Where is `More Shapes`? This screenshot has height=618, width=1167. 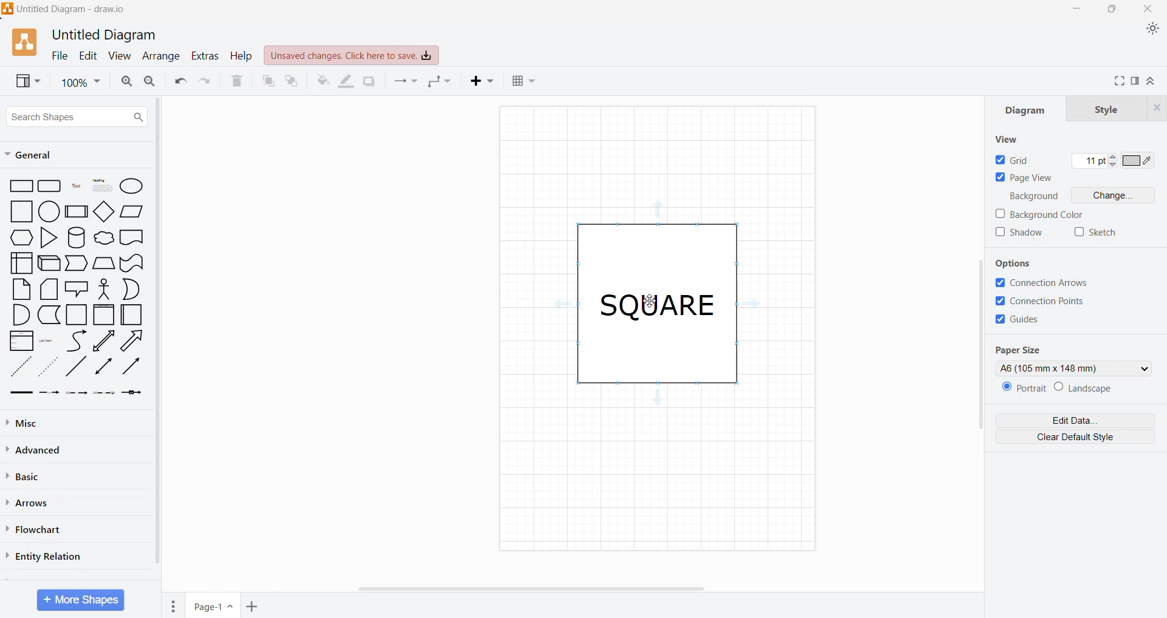 More Shapes is located at coordinates (81, 600).